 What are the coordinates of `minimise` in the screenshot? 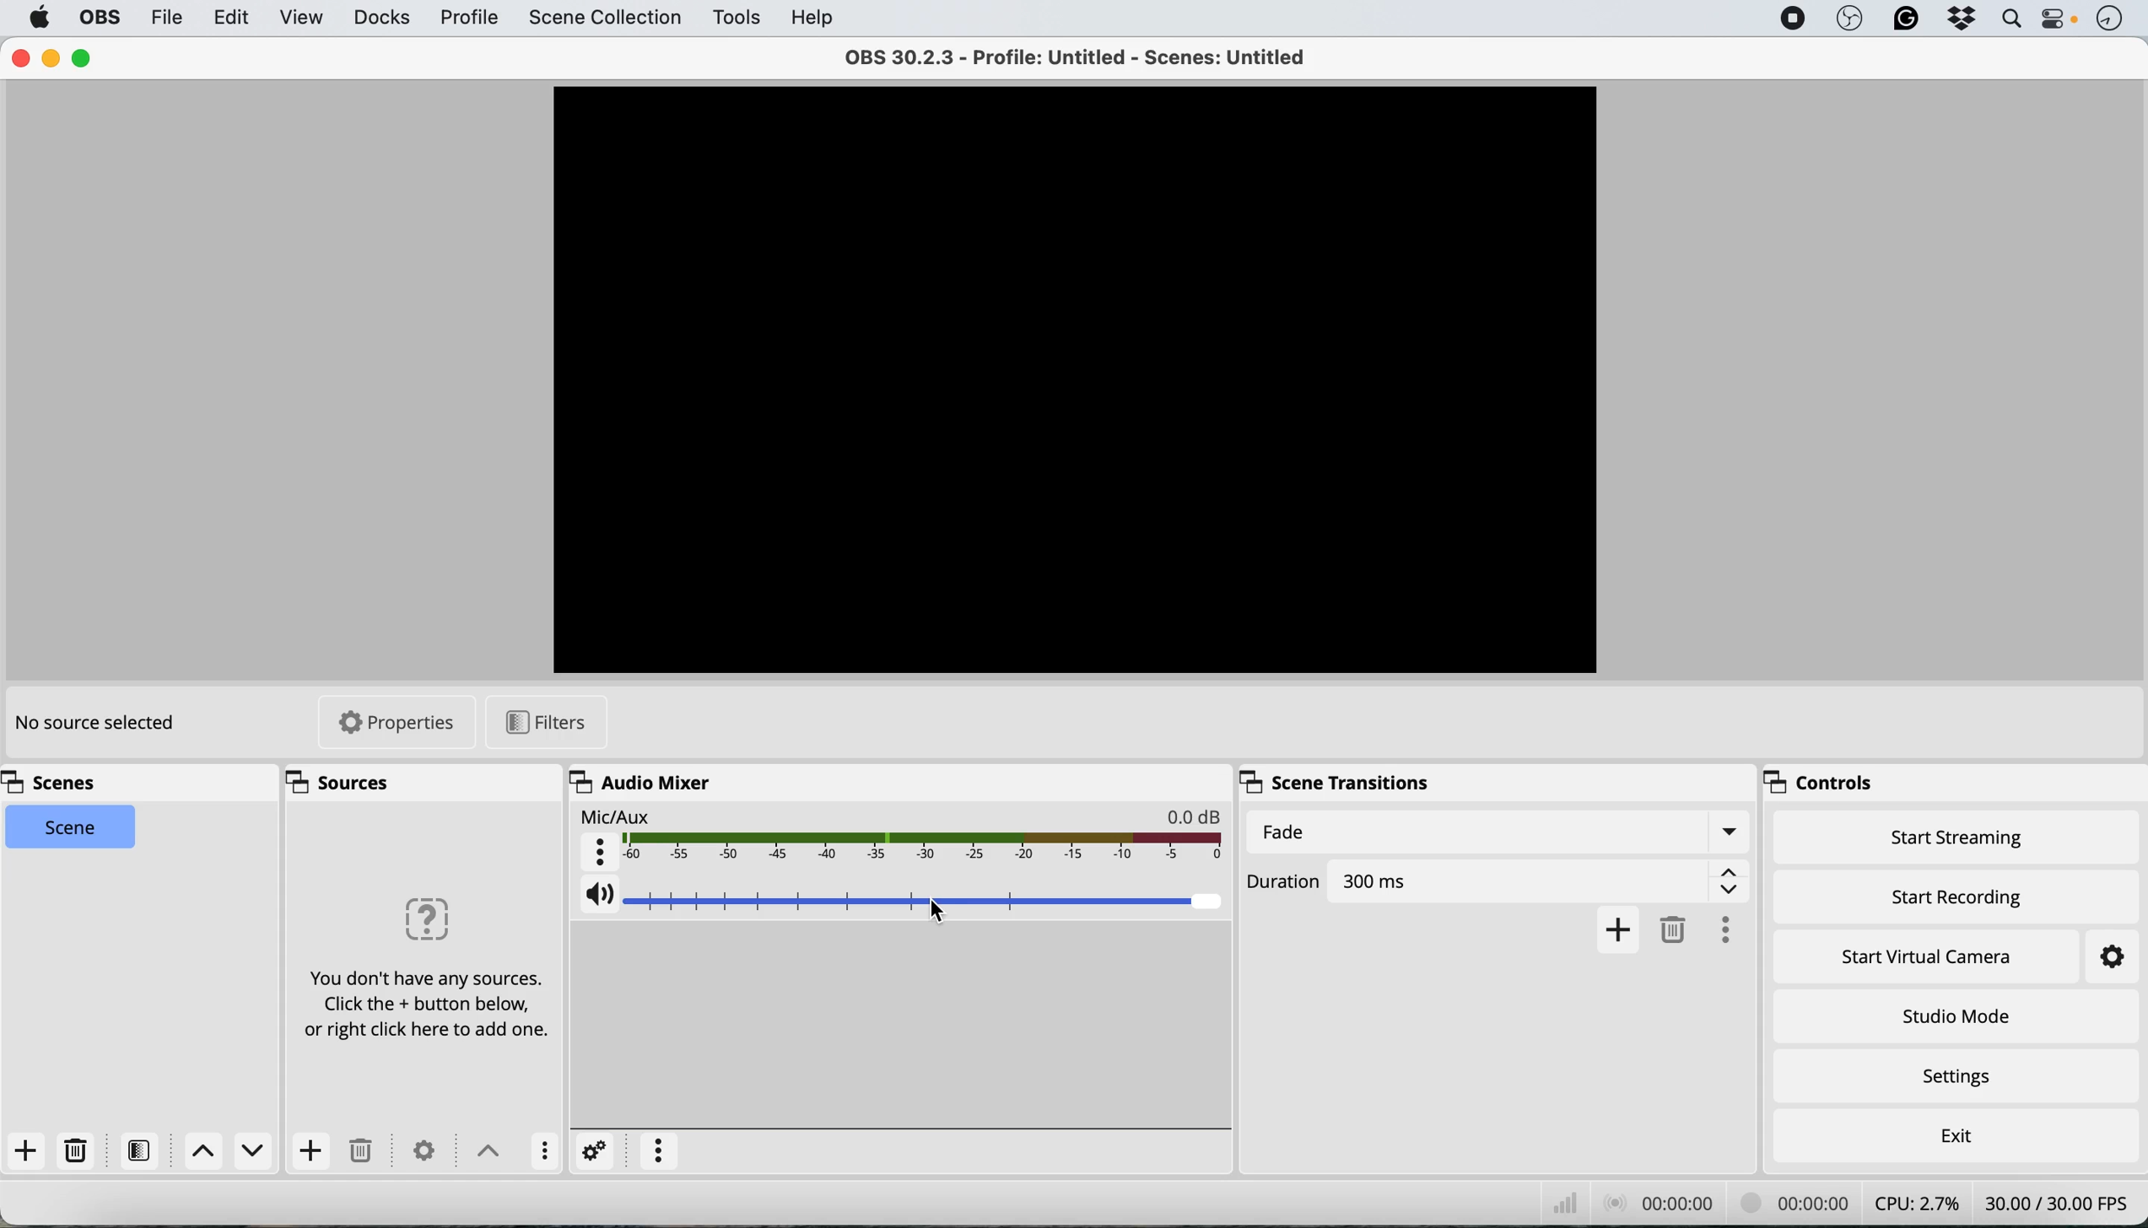 It's located at (48, 61).